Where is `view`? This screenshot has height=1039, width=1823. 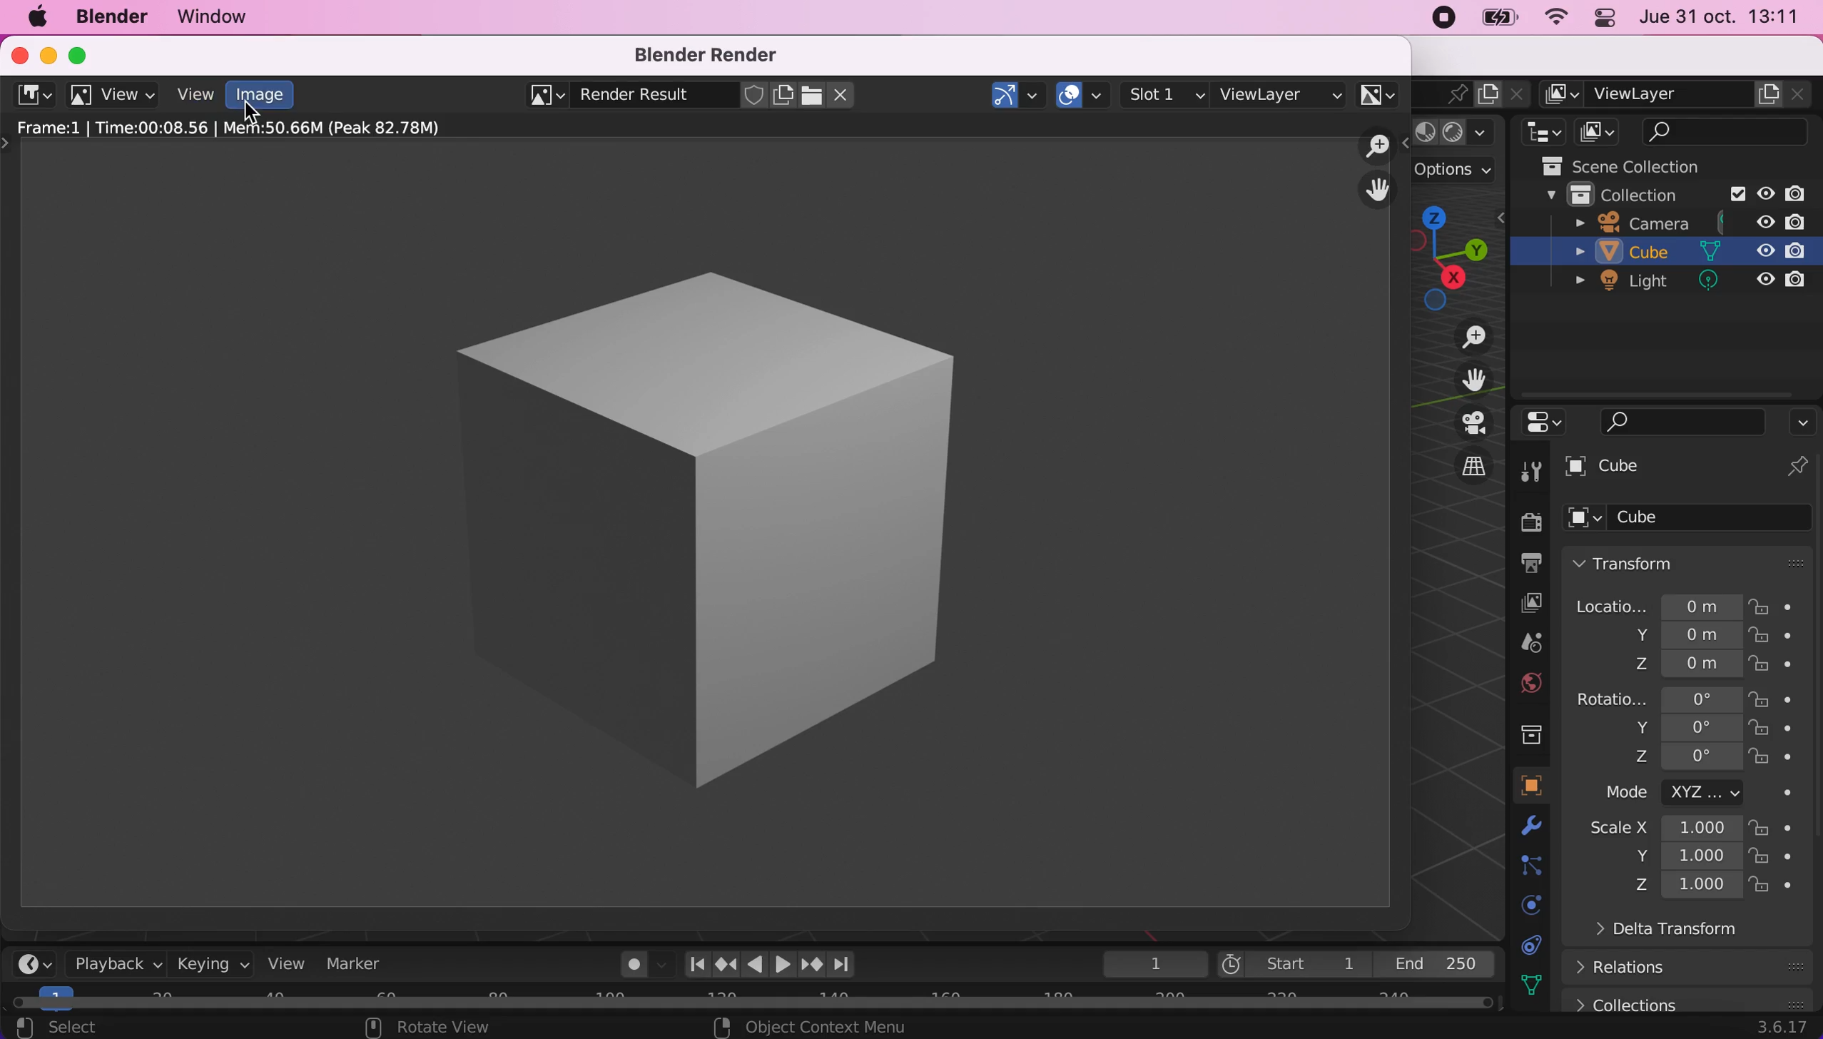
view is located at coordinates (195, 94).